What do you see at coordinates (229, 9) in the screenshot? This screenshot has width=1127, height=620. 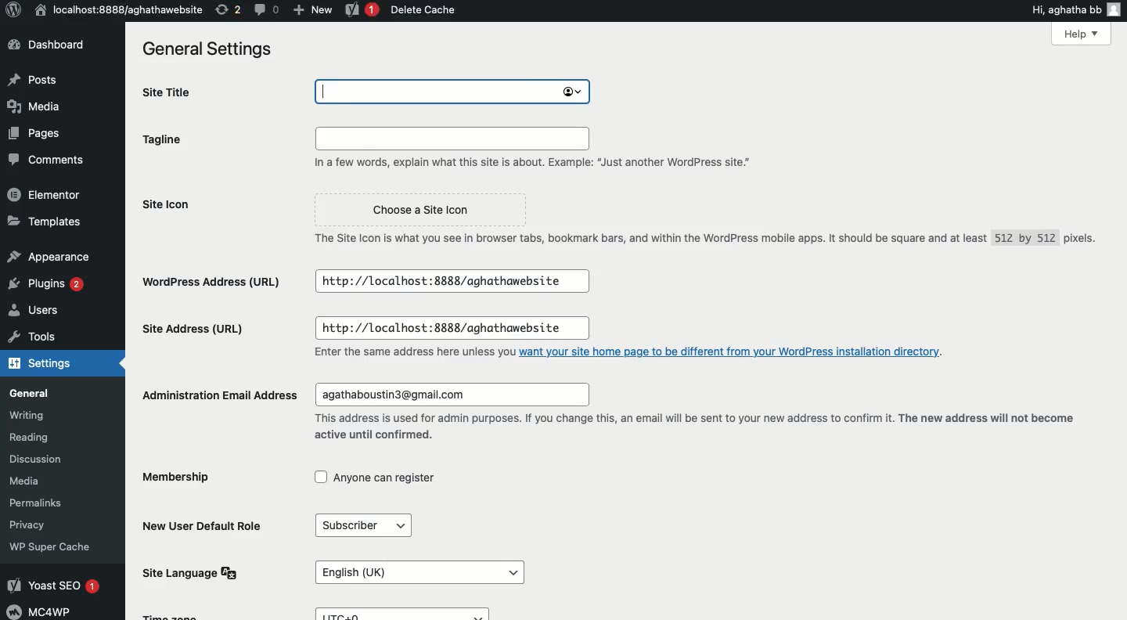 I see `Revision` at bounding box center [229, 9].